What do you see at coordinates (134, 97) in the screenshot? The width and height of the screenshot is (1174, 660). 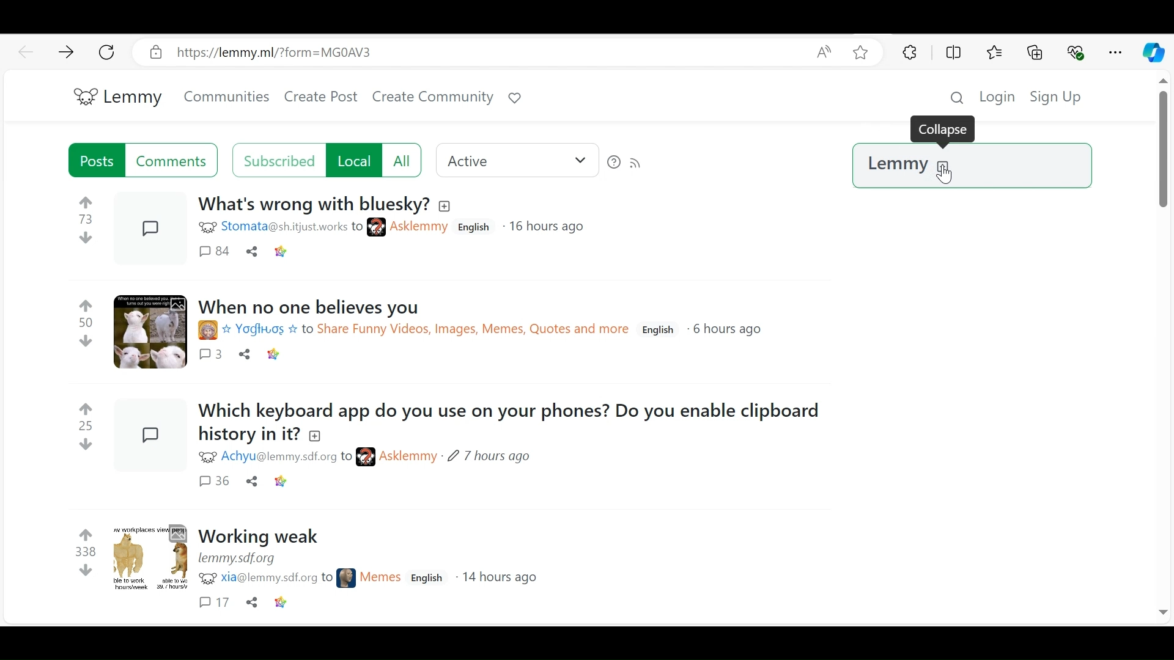 I see `Lemmy` at bounding box center [134, 97].